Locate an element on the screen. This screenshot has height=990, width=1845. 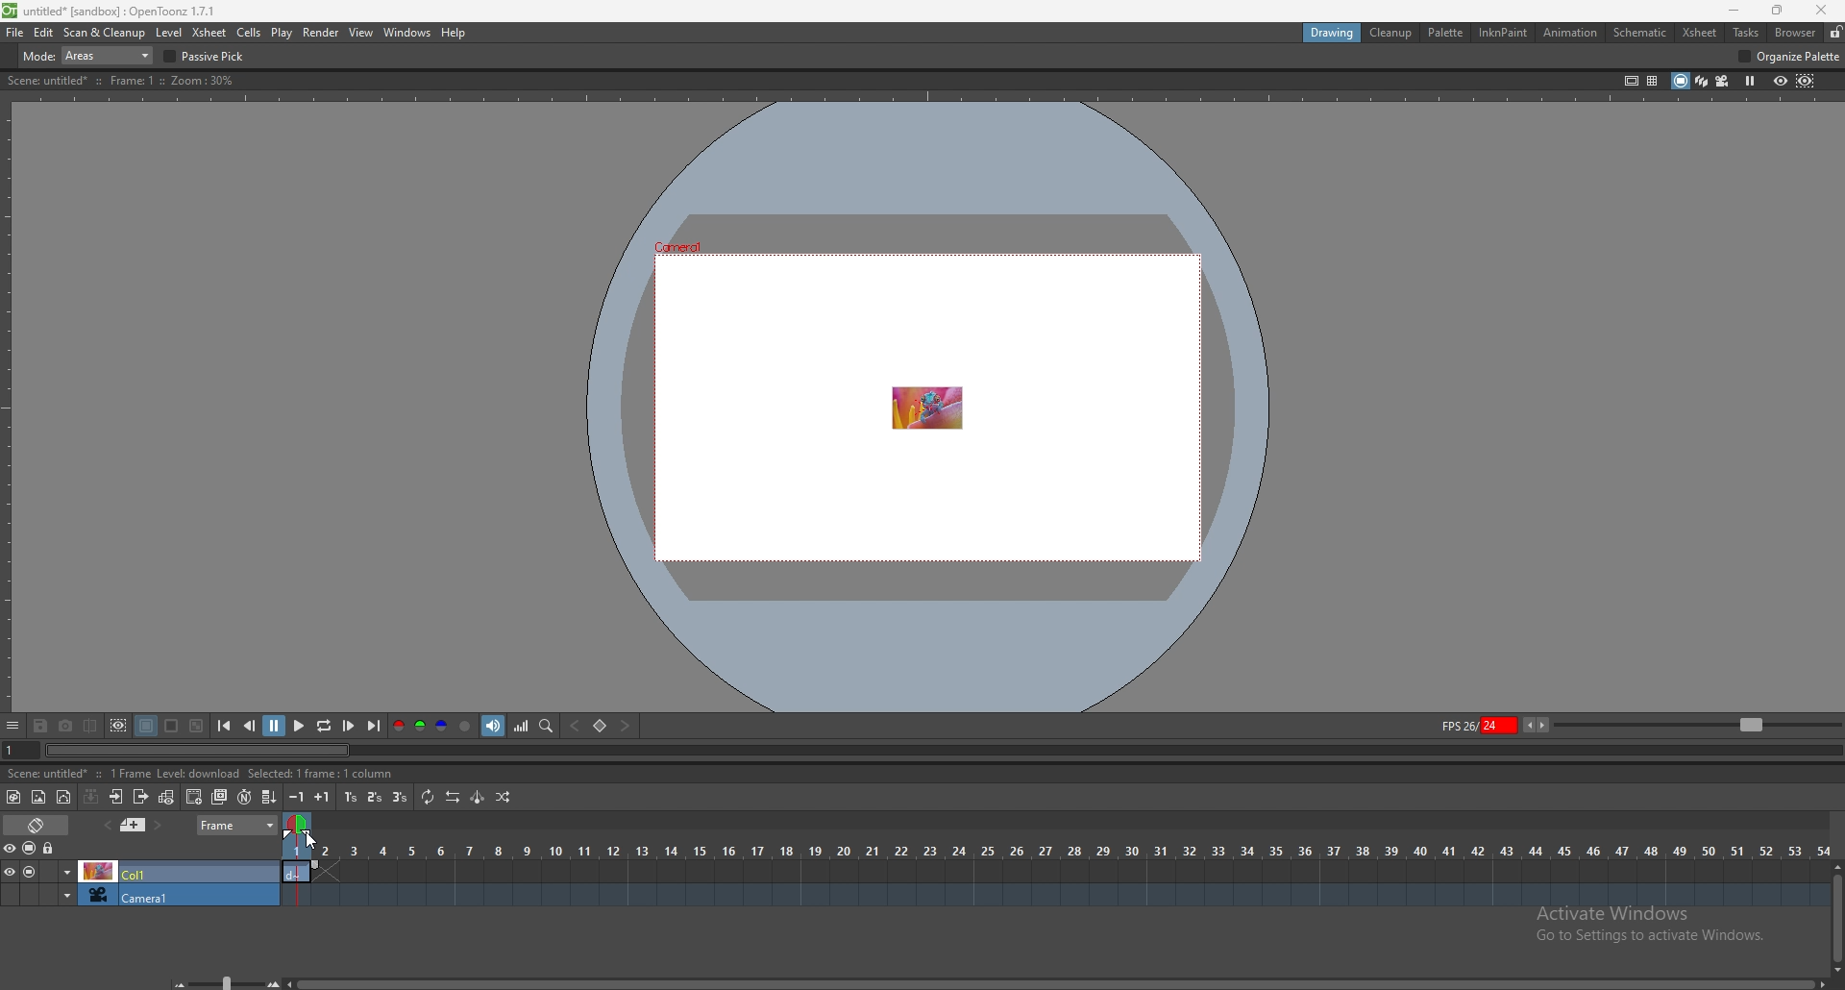
camera view is located at coordinates (1723, 81).